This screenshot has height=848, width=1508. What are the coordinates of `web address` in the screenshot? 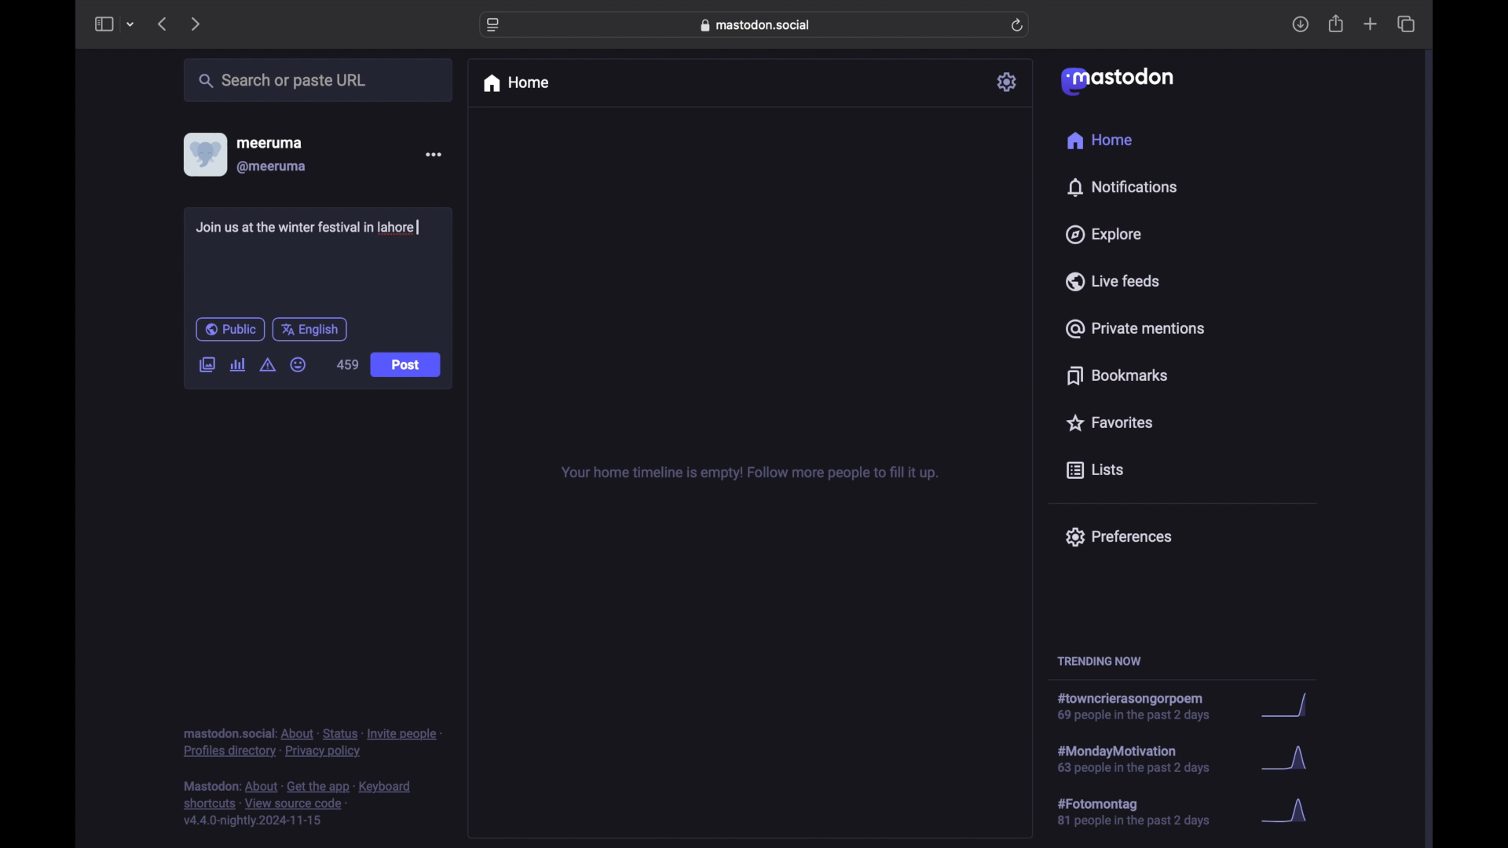 It's located at (759, 24).